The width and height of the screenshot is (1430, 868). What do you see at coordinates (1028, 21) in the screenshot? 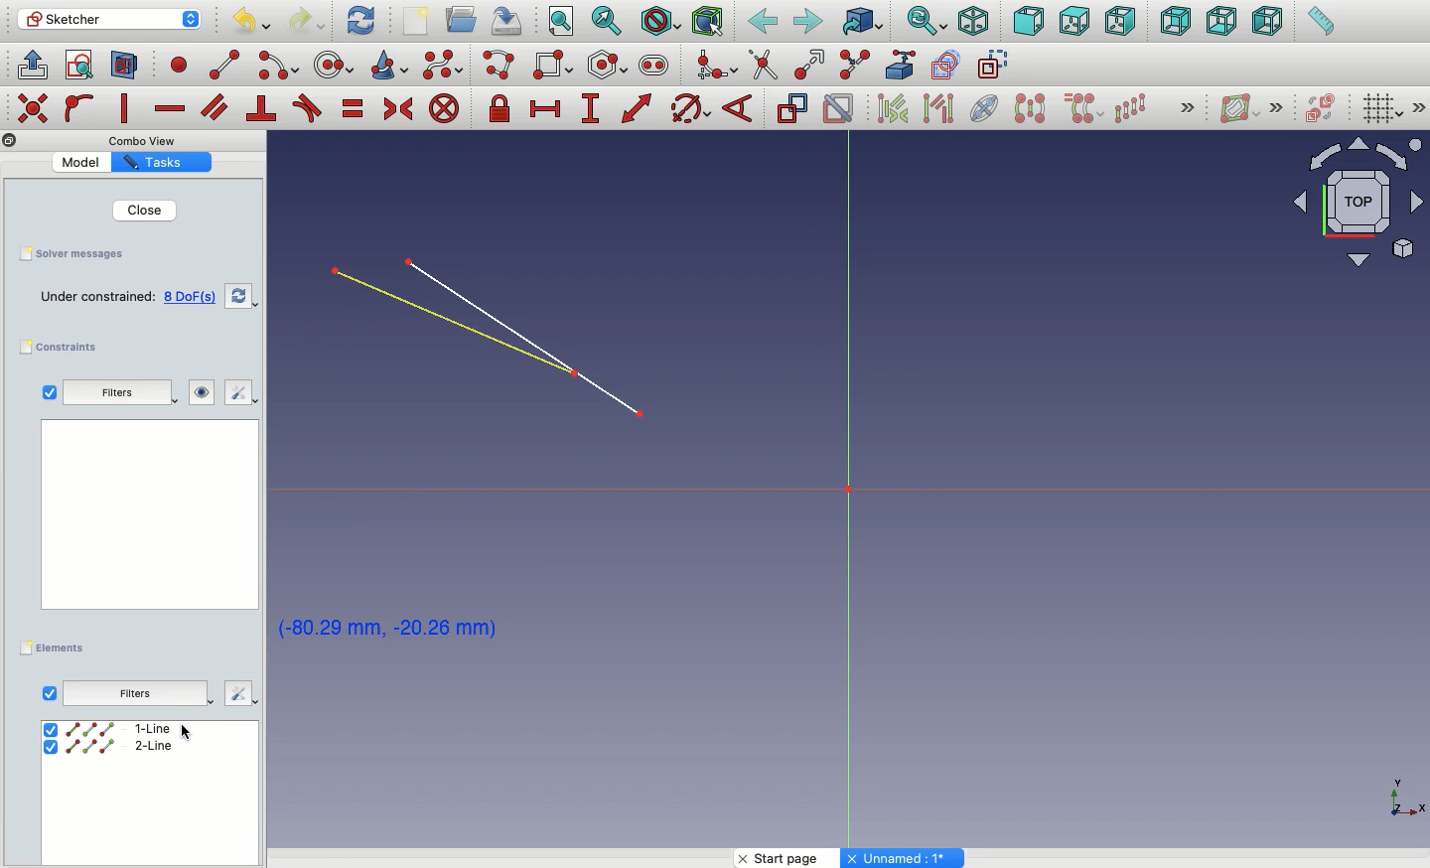
I see `Front` at bounding box center [1028, 21].